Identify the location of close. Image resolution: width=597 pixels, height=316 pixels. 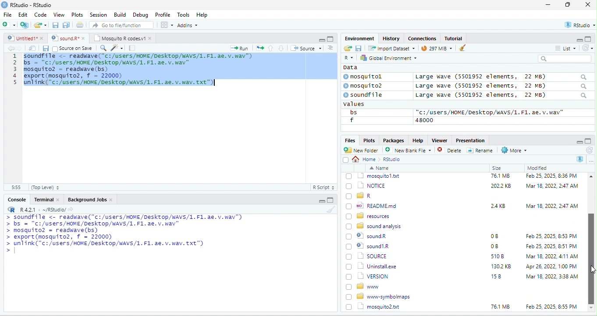
(588, 5).